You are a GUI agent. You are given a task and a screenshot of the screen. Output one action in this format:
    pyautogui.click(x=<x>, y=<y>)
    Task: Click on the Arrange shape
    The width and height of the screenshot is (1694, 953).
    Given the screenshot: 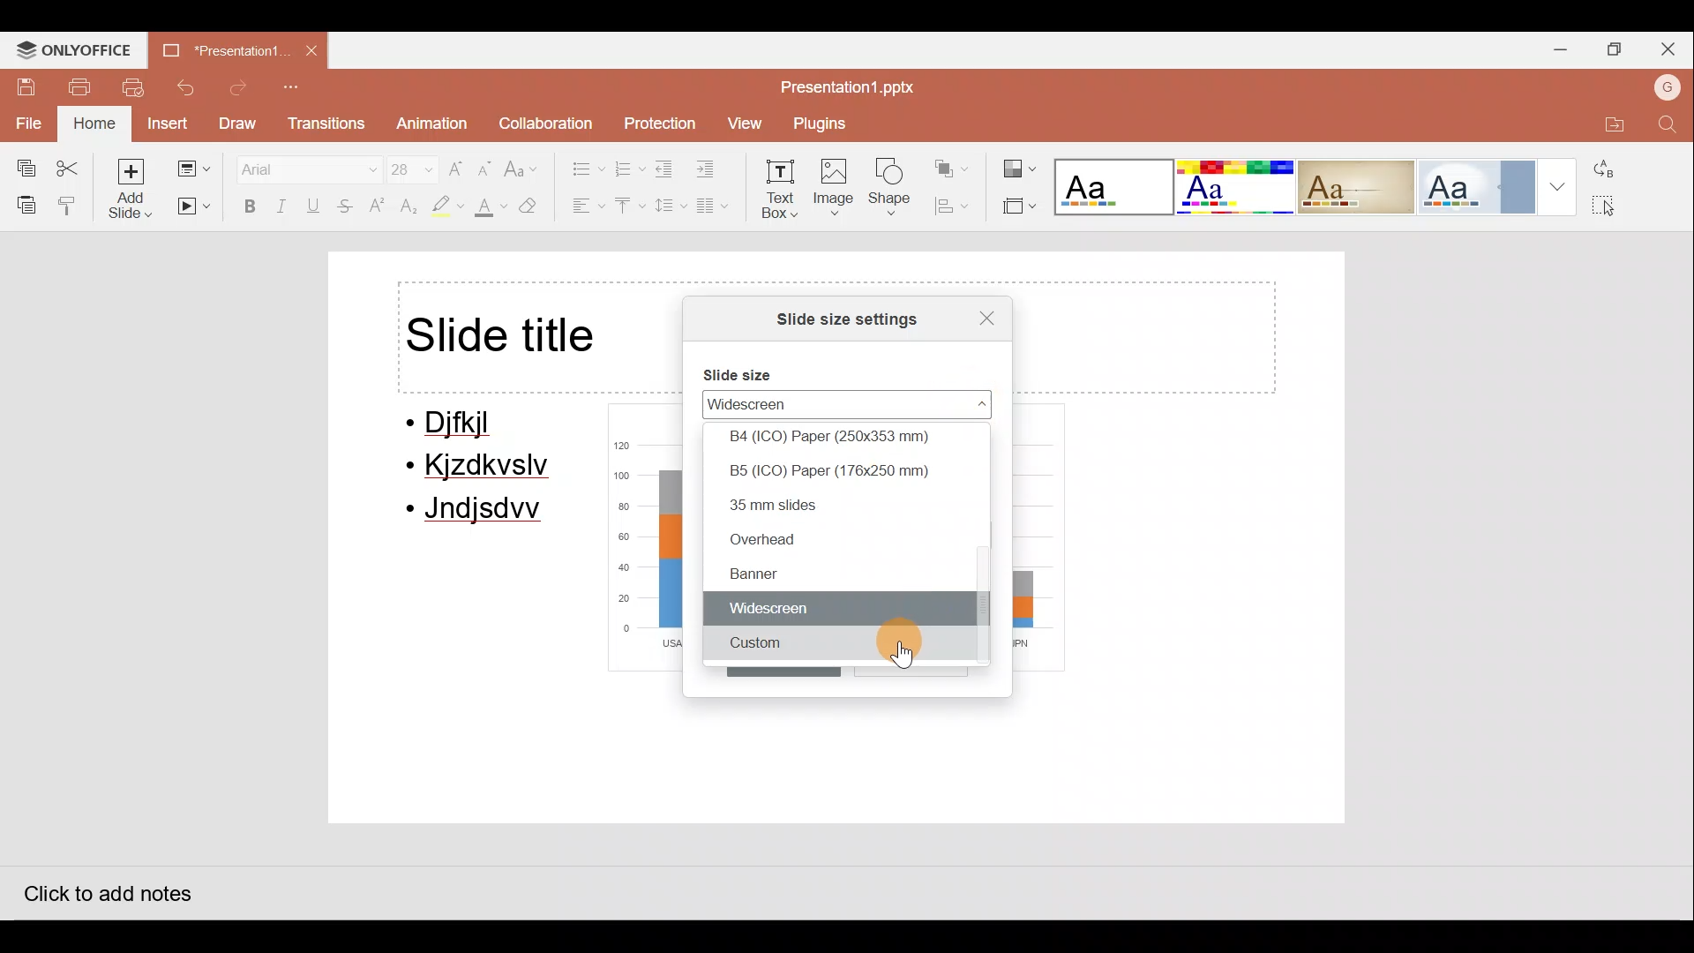 What is the action you would take?
    pyautogui.click(x=954, y=162)
    